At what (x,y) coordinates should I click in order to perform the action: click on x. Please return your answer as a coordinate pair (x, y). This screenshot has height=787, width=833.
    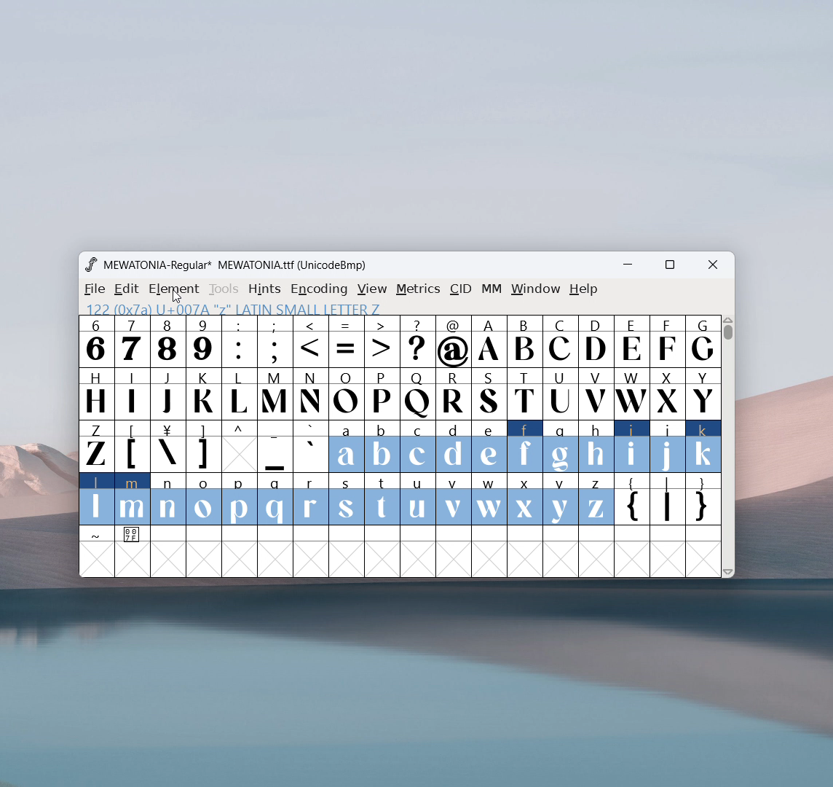
    Looking at the image, I should click on (526, 498).